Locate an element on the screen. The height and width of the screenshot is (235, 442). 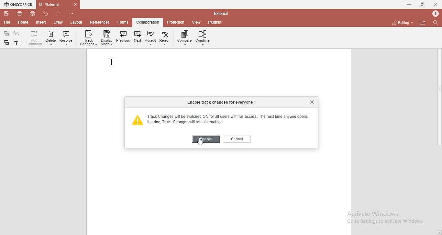
view is located at coordinates (197, 23).